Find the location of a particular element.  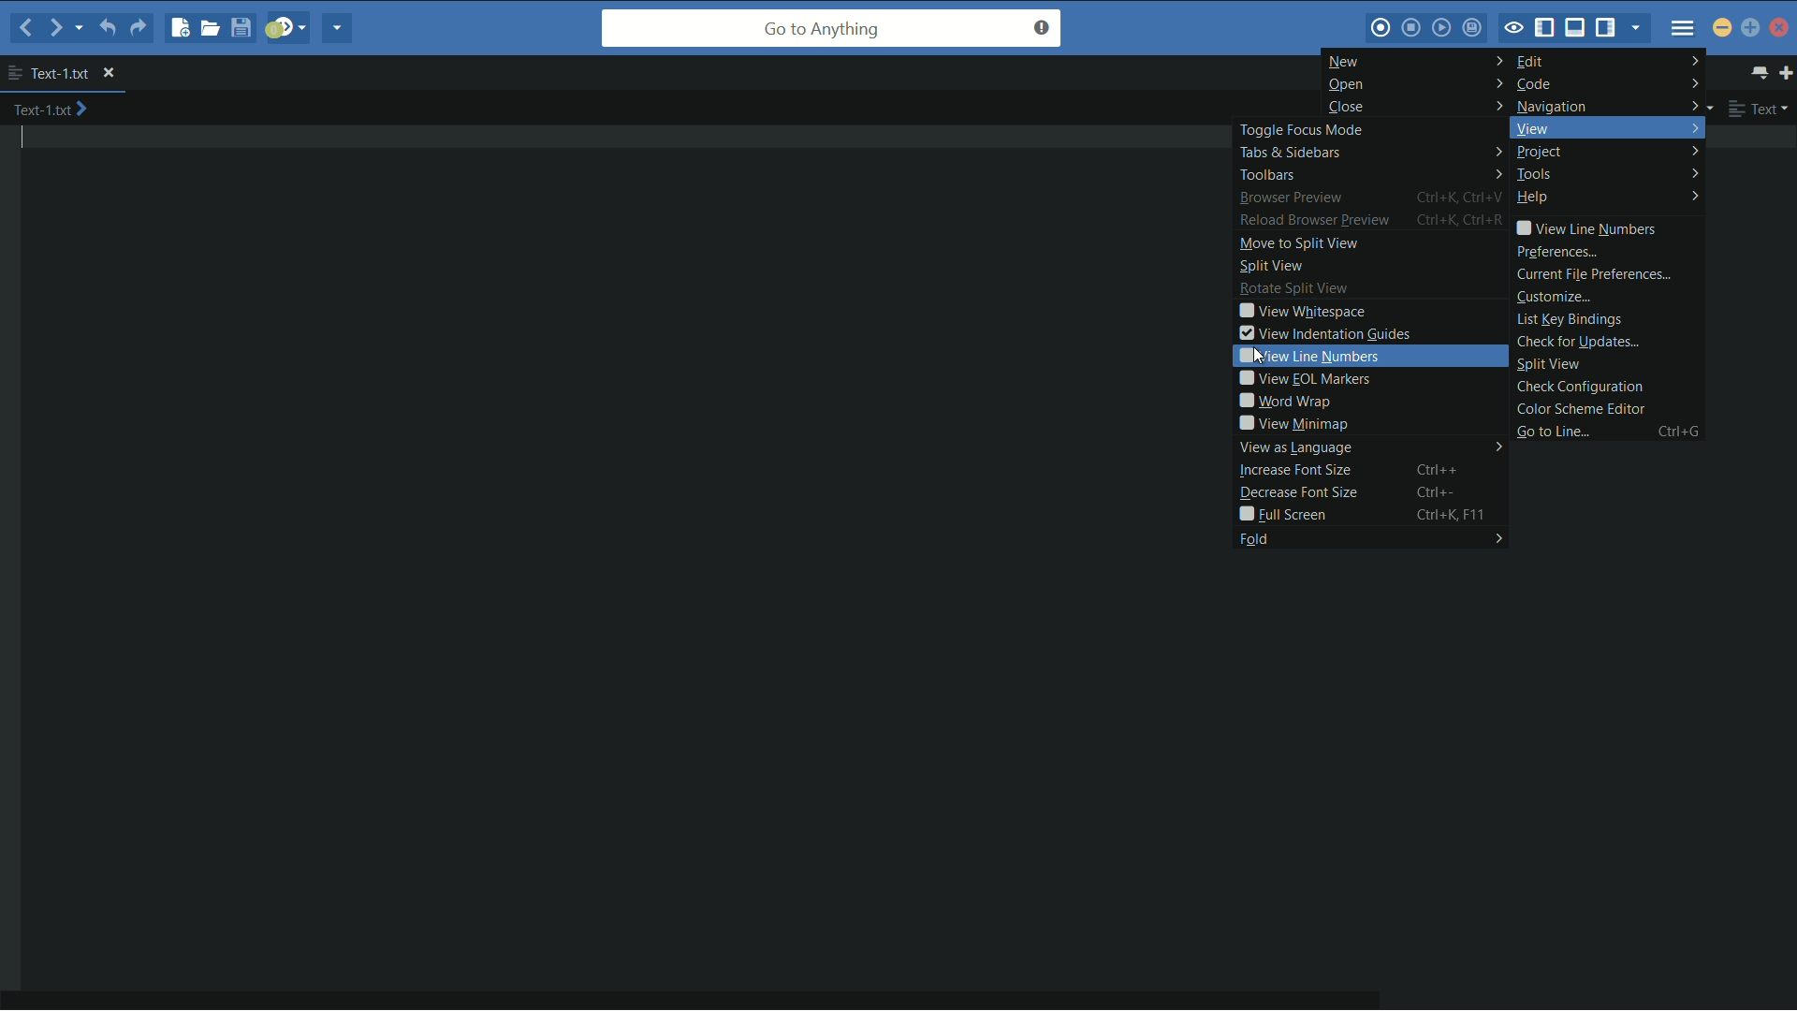

current file preferences is located at coordinates (1594, 274).